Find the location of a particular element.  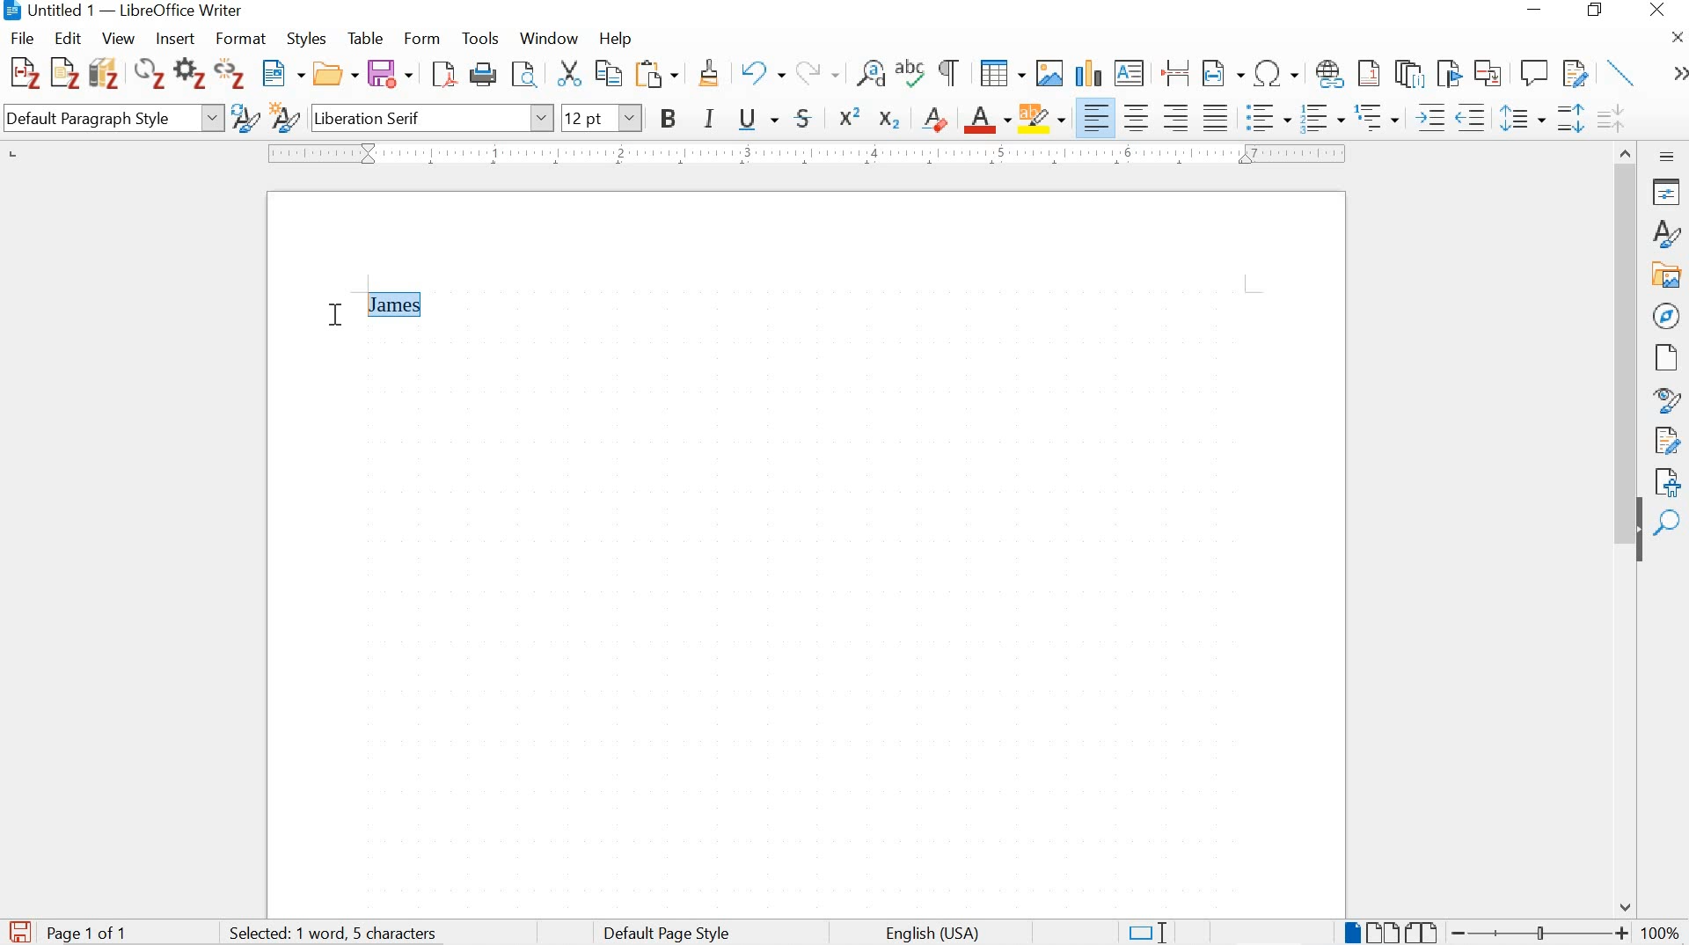

toggle ordered list is located at coordinates (1320, 119).